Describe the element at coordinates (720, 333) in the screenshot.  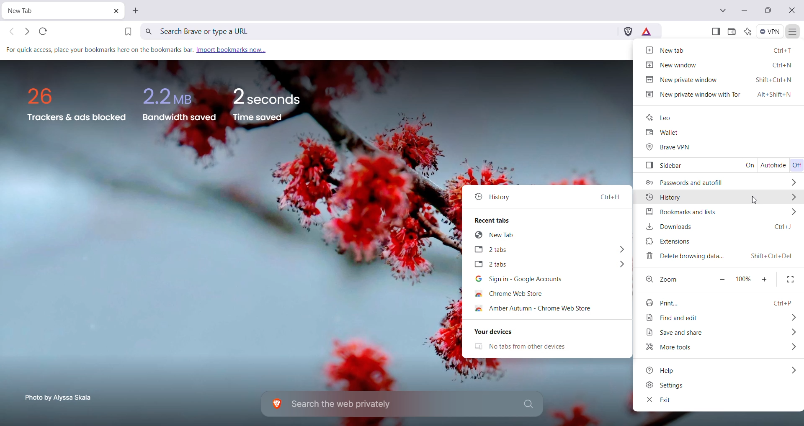
I see `Save and Share` at that location.